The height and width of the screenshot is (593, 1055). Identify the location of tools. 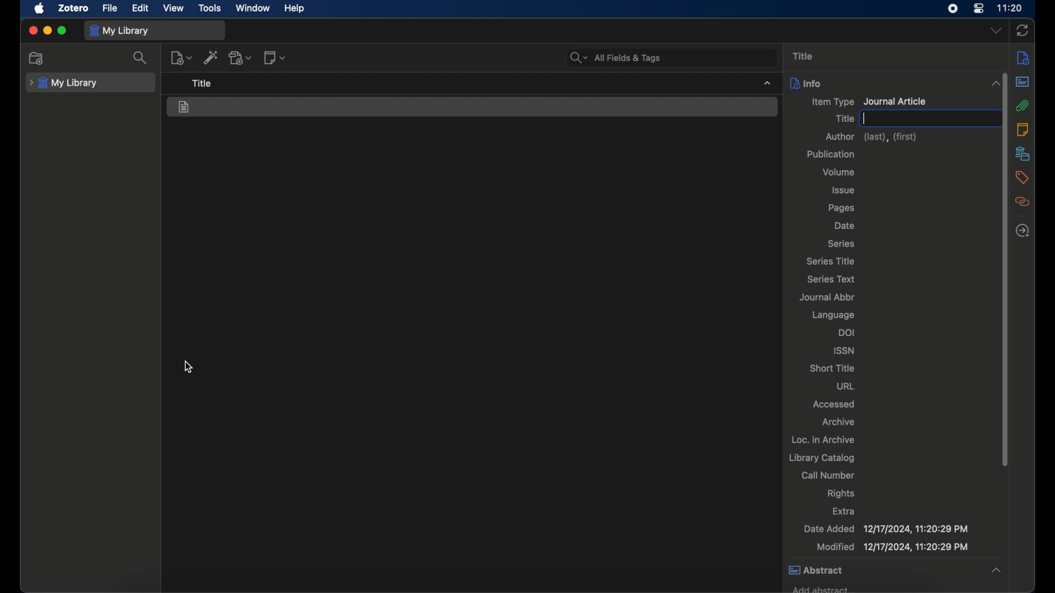
(210, 8).